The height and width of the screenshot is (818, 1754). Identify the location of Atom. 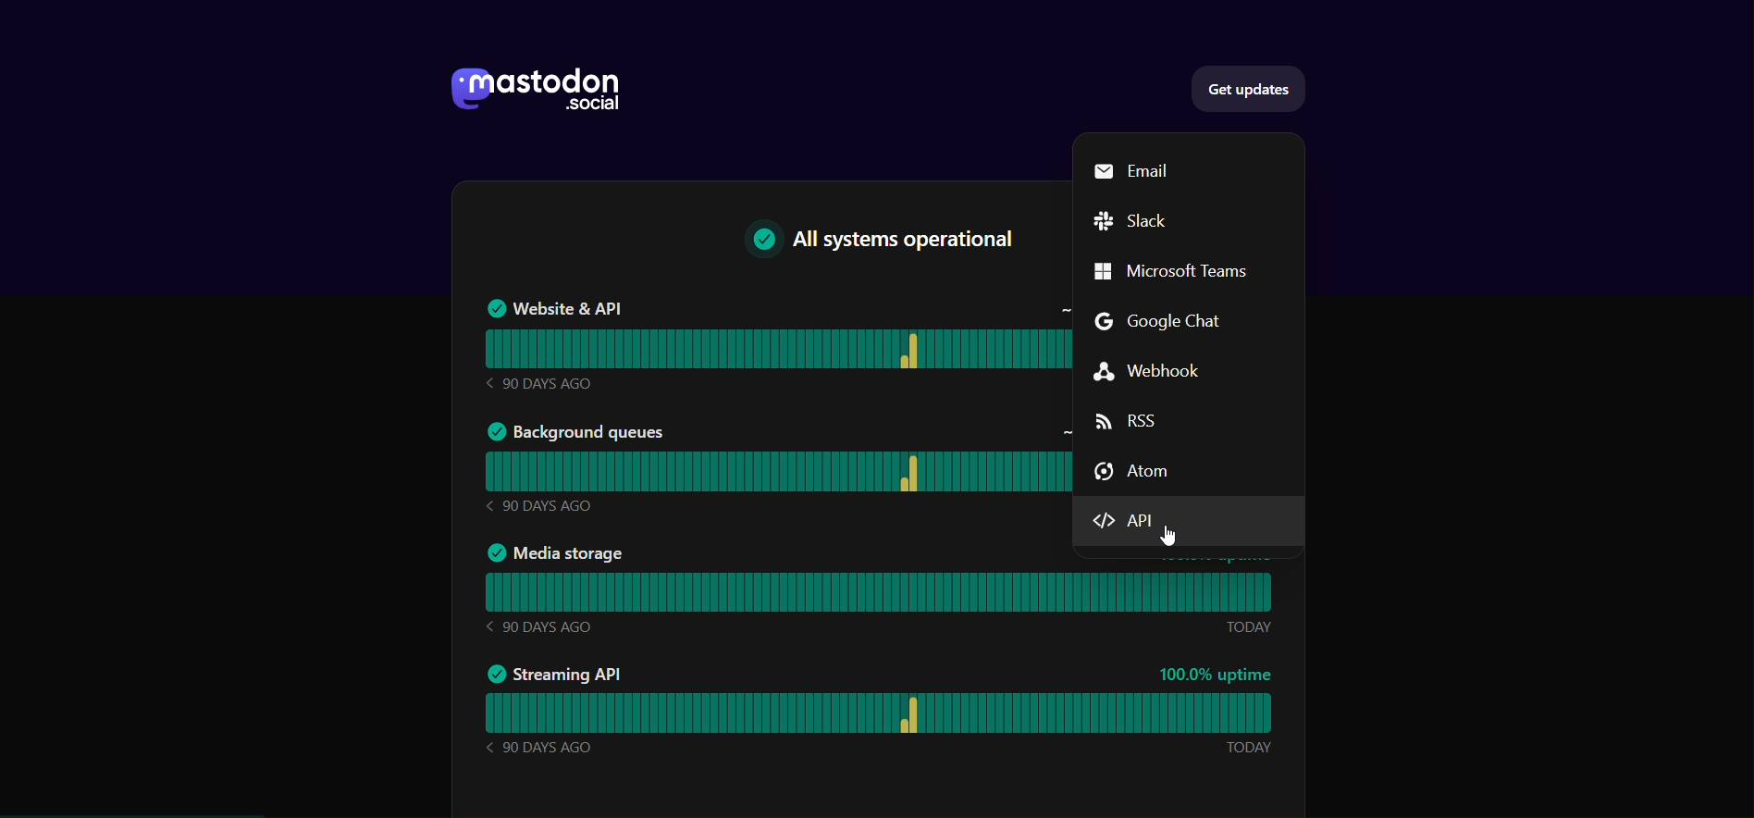
(1131, 476).